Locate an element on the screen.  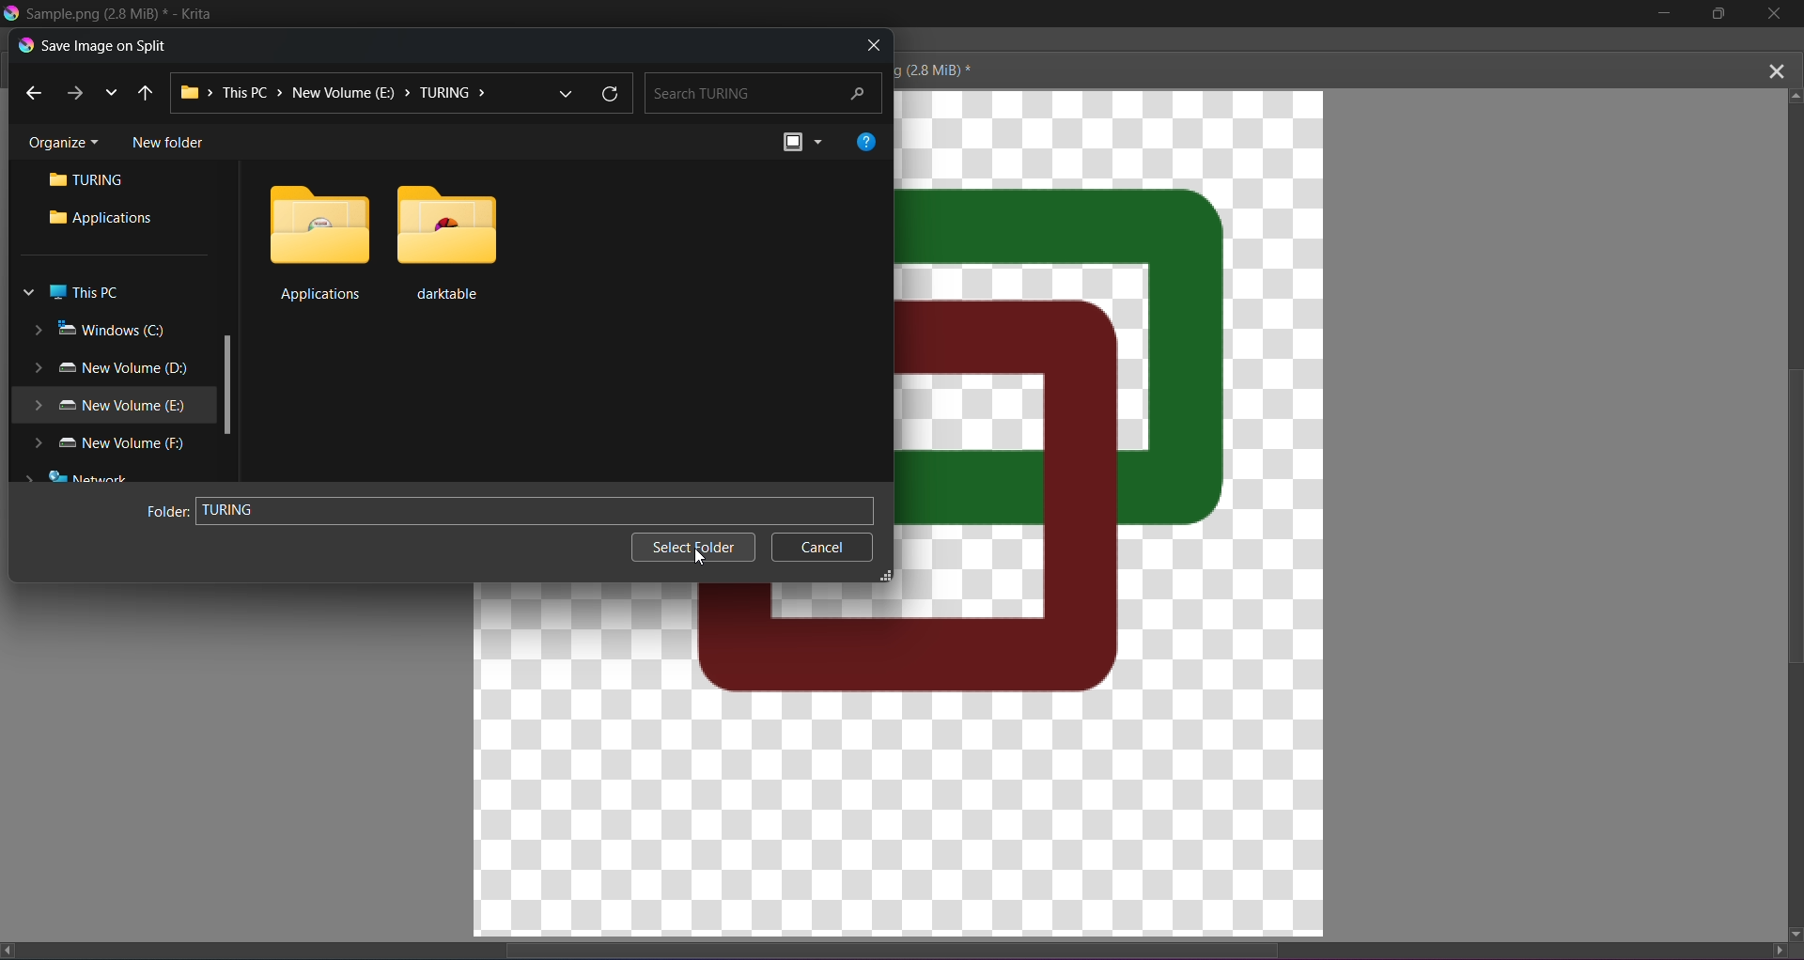
Scroll Down is located at coordinates (1793, 933).